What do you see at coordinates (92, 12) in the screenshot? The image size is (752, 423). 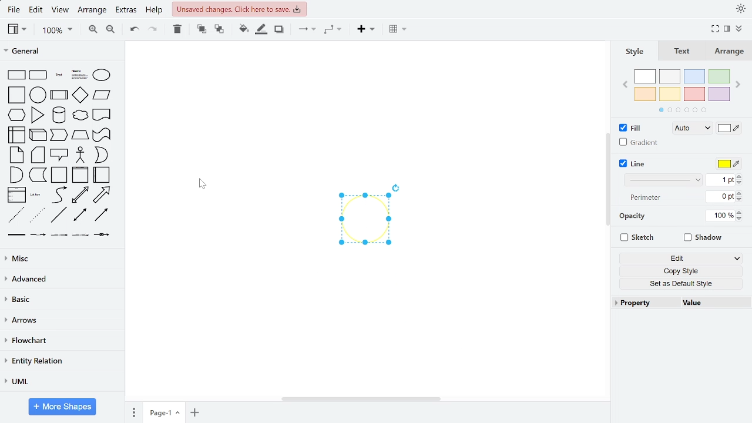 I see `arrange` at bounding box center [92, 12].